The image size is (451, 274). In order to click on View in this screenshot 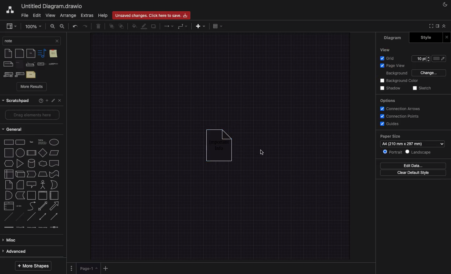, I will do `click(387, 49)`.